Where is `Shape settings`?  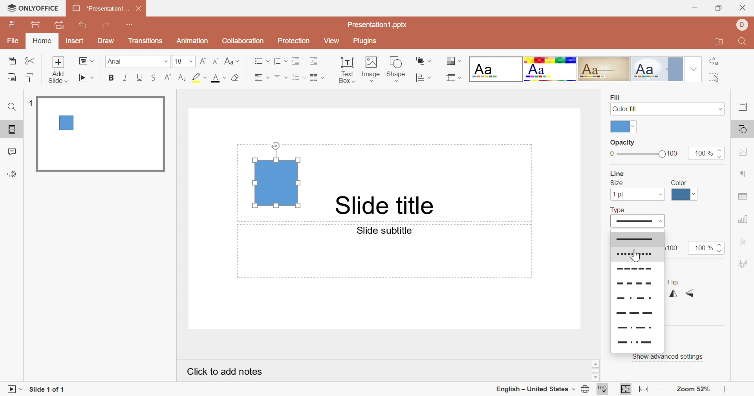 Shape settings is located at coordinates (742, 129).